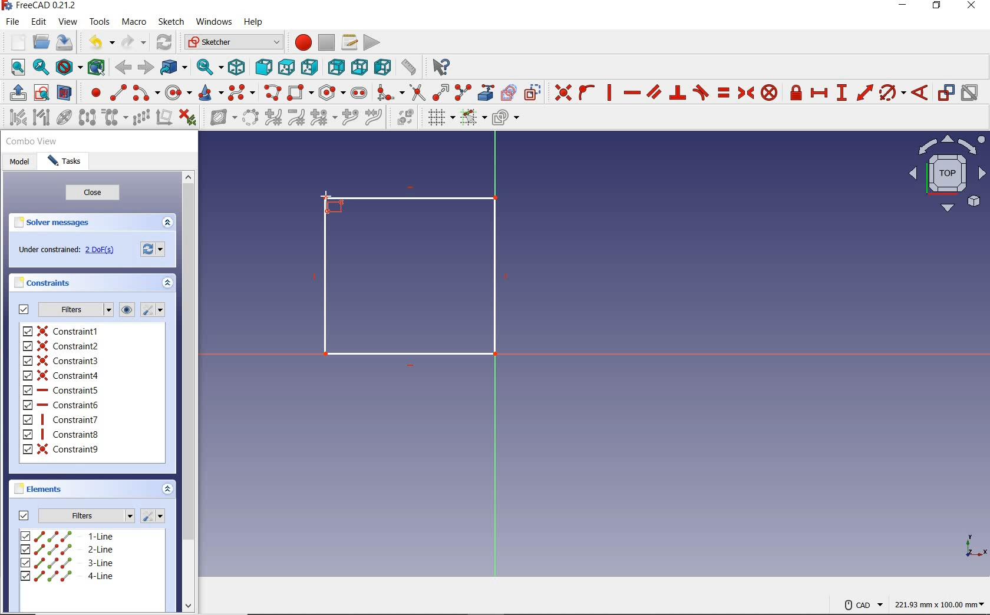 This screenshot has width=990, height=615. I want to click on modify knot multiplicity, so click(323, 118).